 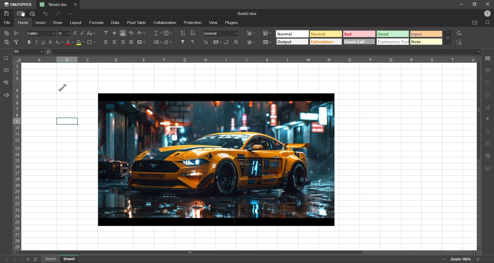 I want to click on minimize, so click(x=460, y=4).